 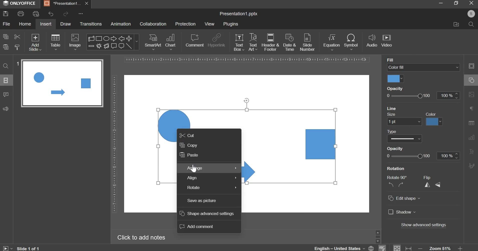 I want to click on text art setting, so click(x=471, y=151).